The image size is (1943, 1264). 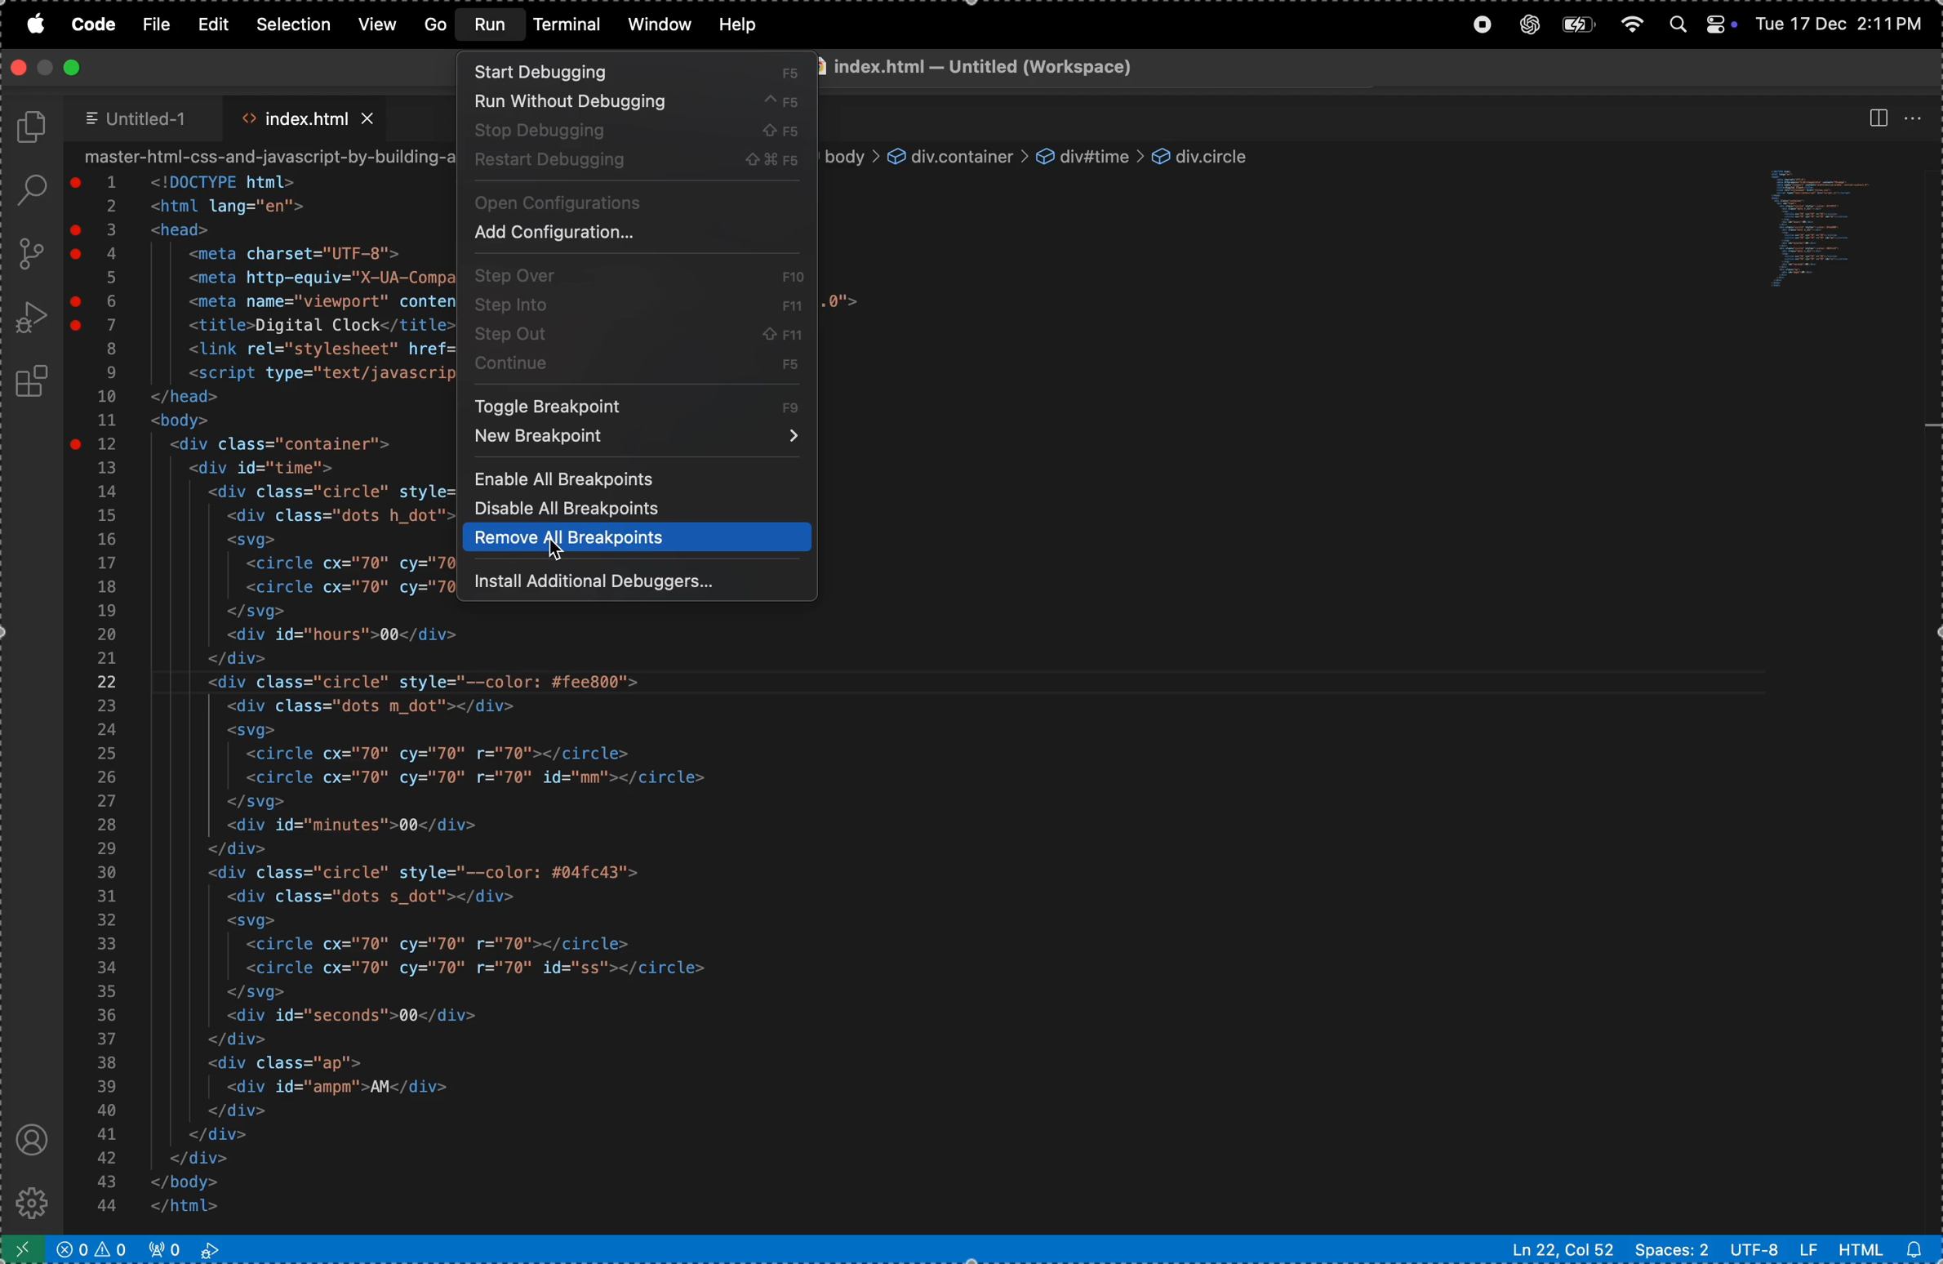 What do you see at coordinates (29, 253) in the screenshot?
I see `source control` at bounding box center [29, 253].